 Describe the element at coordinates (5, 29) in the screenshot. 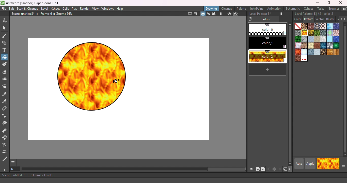

I see `Selection tool` at that location.